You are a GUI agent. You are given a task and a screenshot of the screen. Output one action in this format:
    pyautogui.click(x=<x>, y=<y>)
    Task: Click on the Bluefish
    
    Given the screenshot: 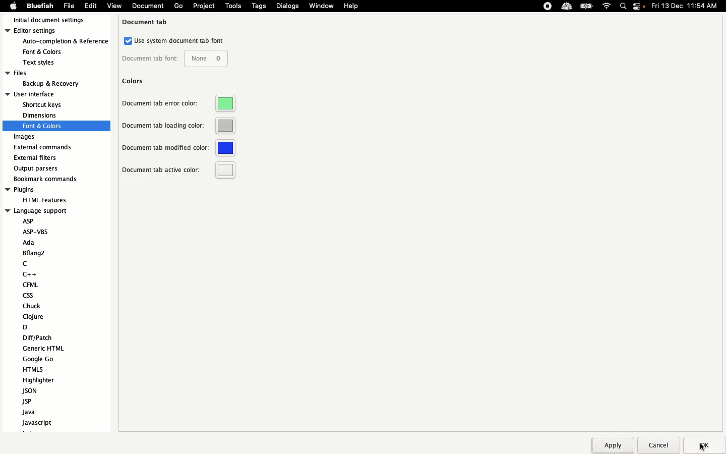 What is the action you would take?
    pyautogui.click(x=38, y=6)
    